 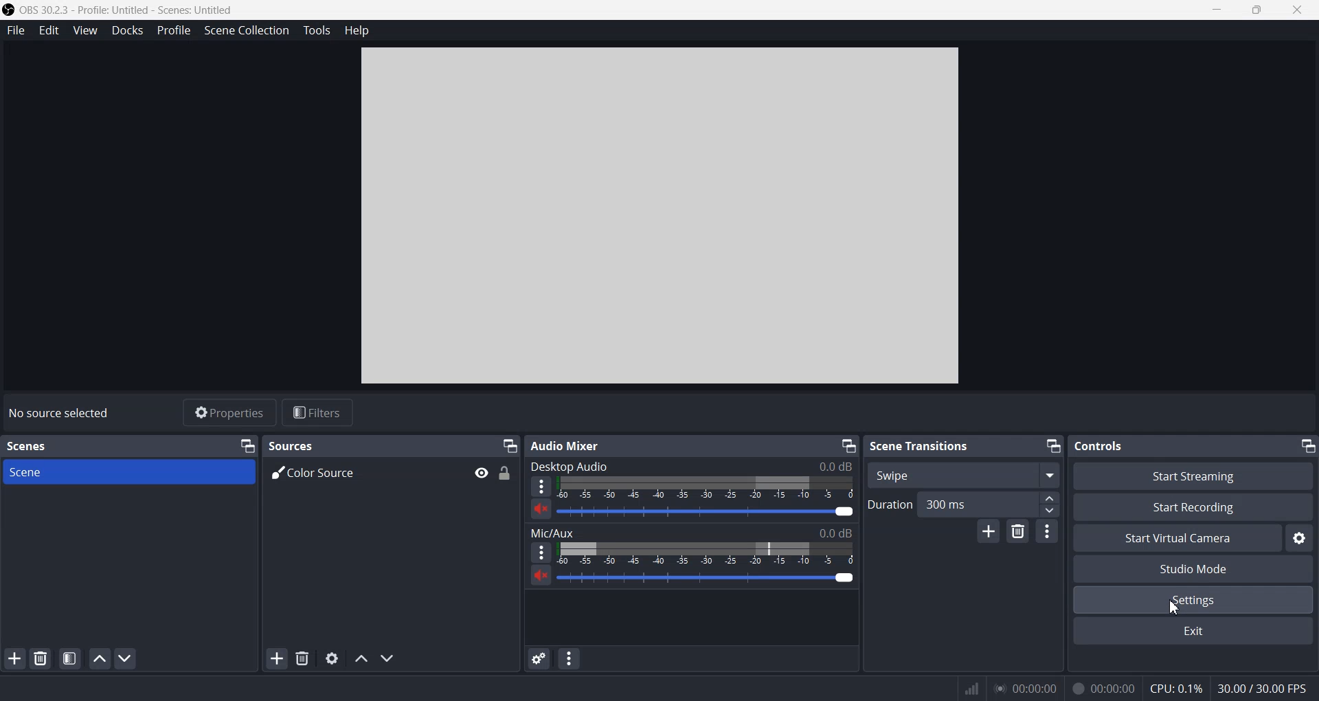 I want to click on Advance audio properties, so click(x=539, y=658).